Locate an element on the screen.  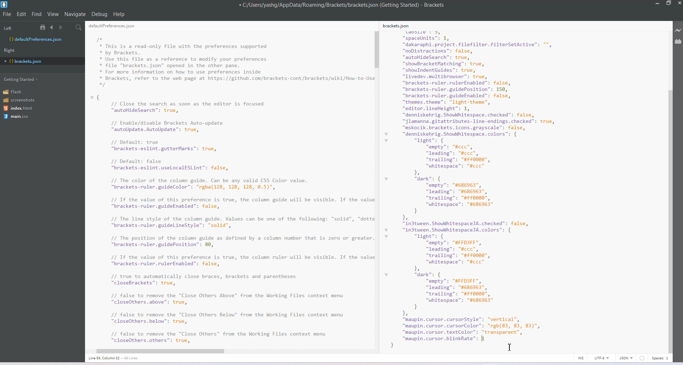
Getting Started is located at coordinates (22, 79).